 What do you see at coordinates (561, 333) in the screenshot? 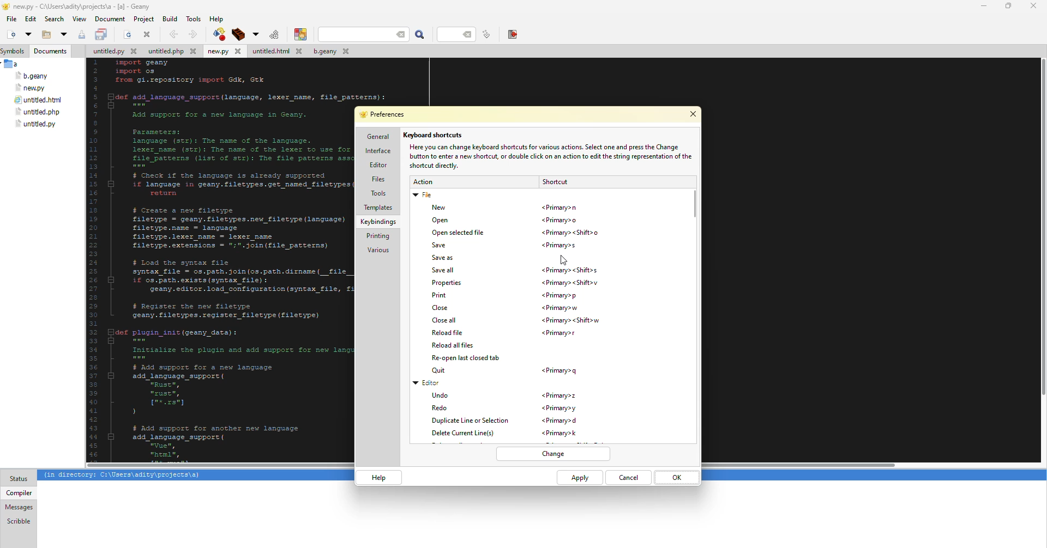
I see `shortcut` at bounding box center [561, 333].